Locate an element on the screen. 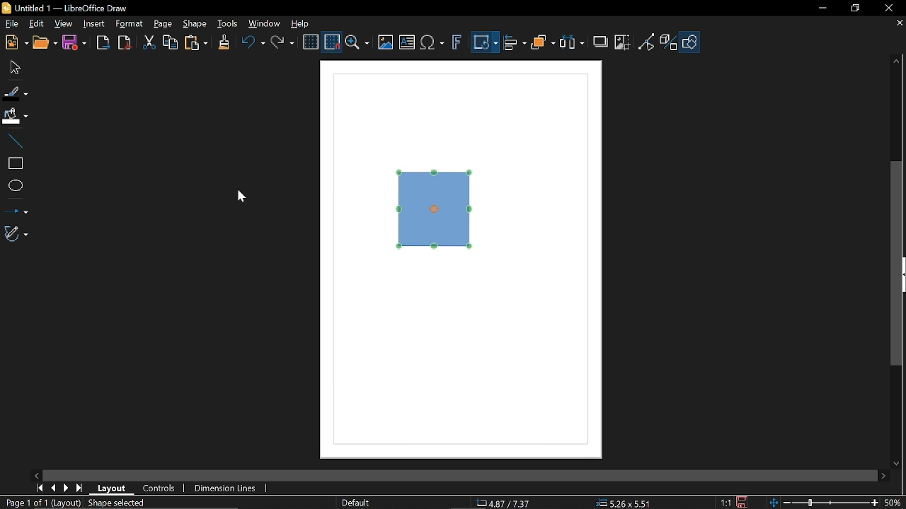  Paste is located at coordinates (195, 45).